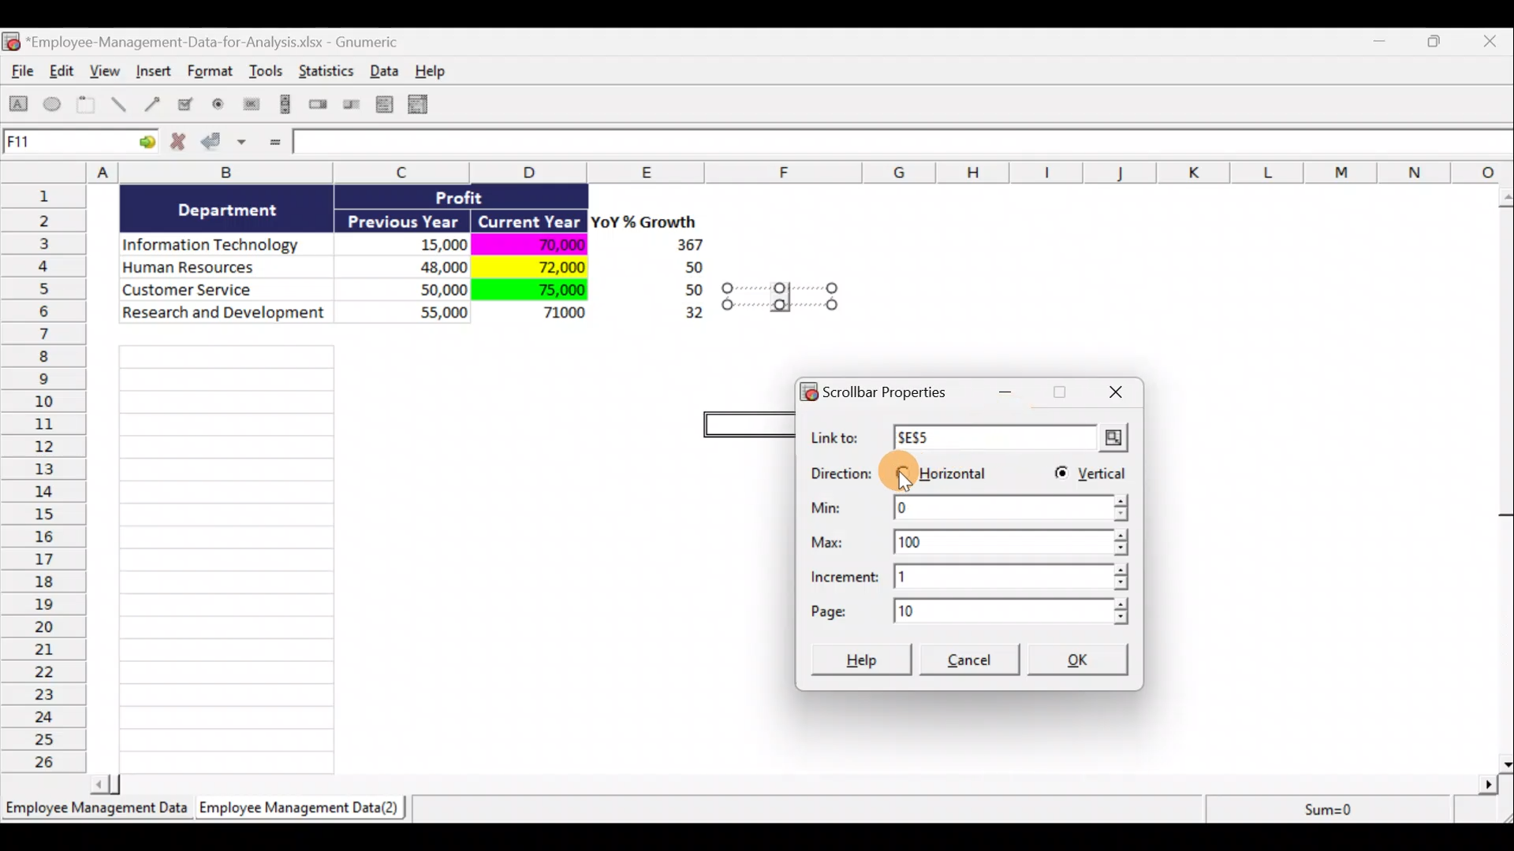 The image size is (1514, 851). I want to click on Help, so click(863, 658).